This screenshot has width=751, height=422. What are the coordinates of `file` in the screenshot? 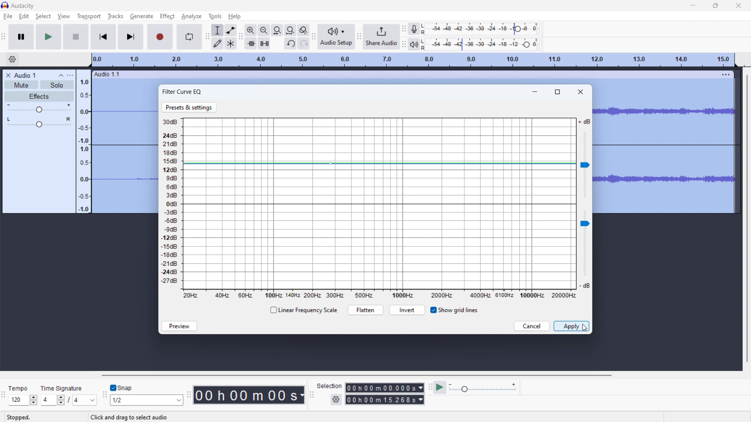 It's located at (8, 16).